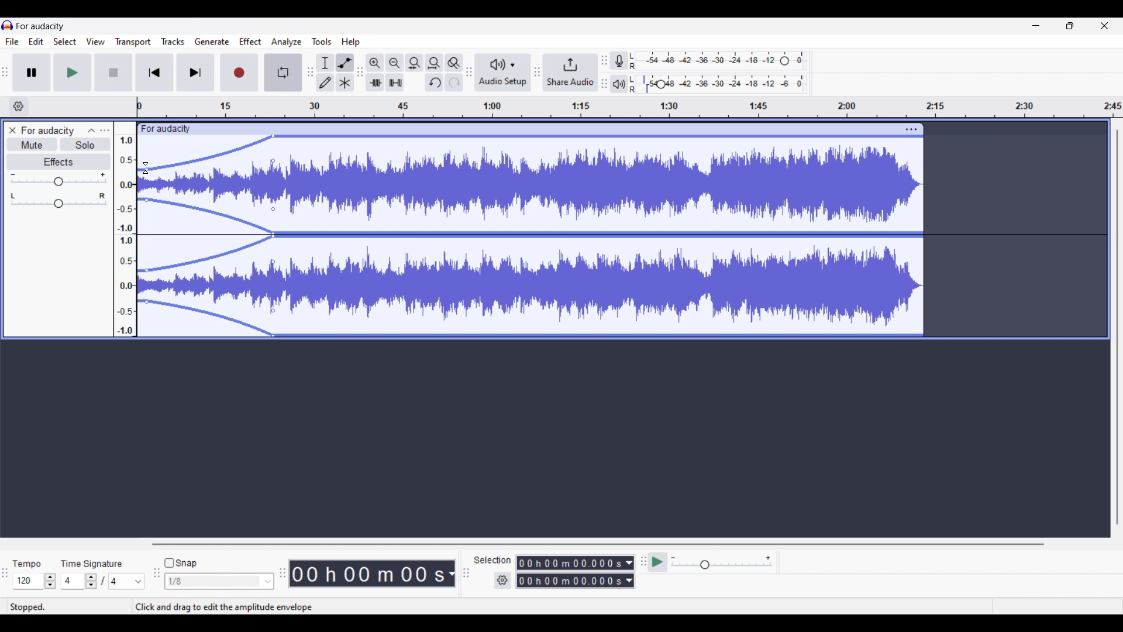  I want to click on Effect, so click(250, 41).